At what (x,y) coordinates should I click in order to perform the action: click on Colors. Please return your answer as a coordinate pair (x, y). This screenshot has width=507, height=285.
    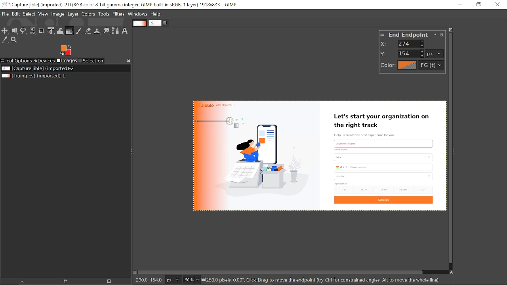
    Looking at the image, I should click on (89, 14).